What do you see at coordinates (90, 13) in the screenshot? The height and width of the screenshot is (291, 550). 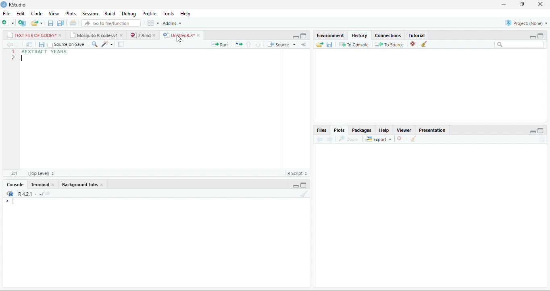 I see `Session` at bounding box center [90, 13].